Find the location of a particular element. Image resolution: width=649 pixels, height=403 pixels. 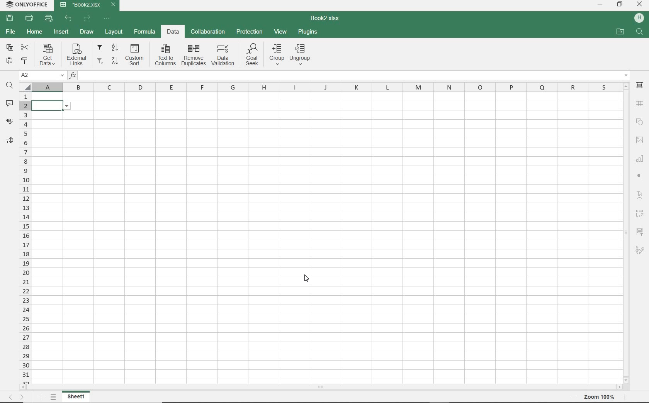

PROTECTION is located at coordinates (249, 32).